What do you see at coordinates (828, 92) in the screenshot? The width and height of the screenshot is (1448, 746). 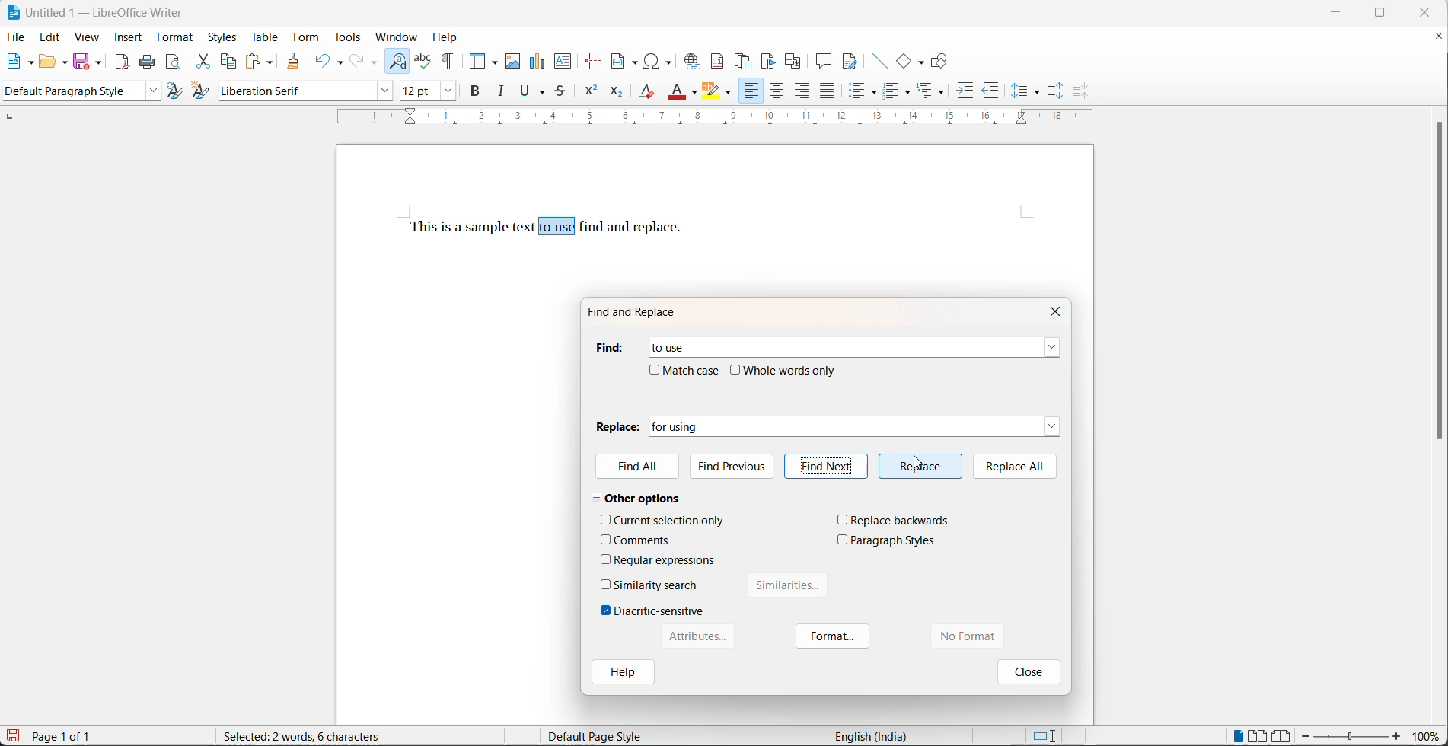 I see `justified` at bounding box center [828, 92].